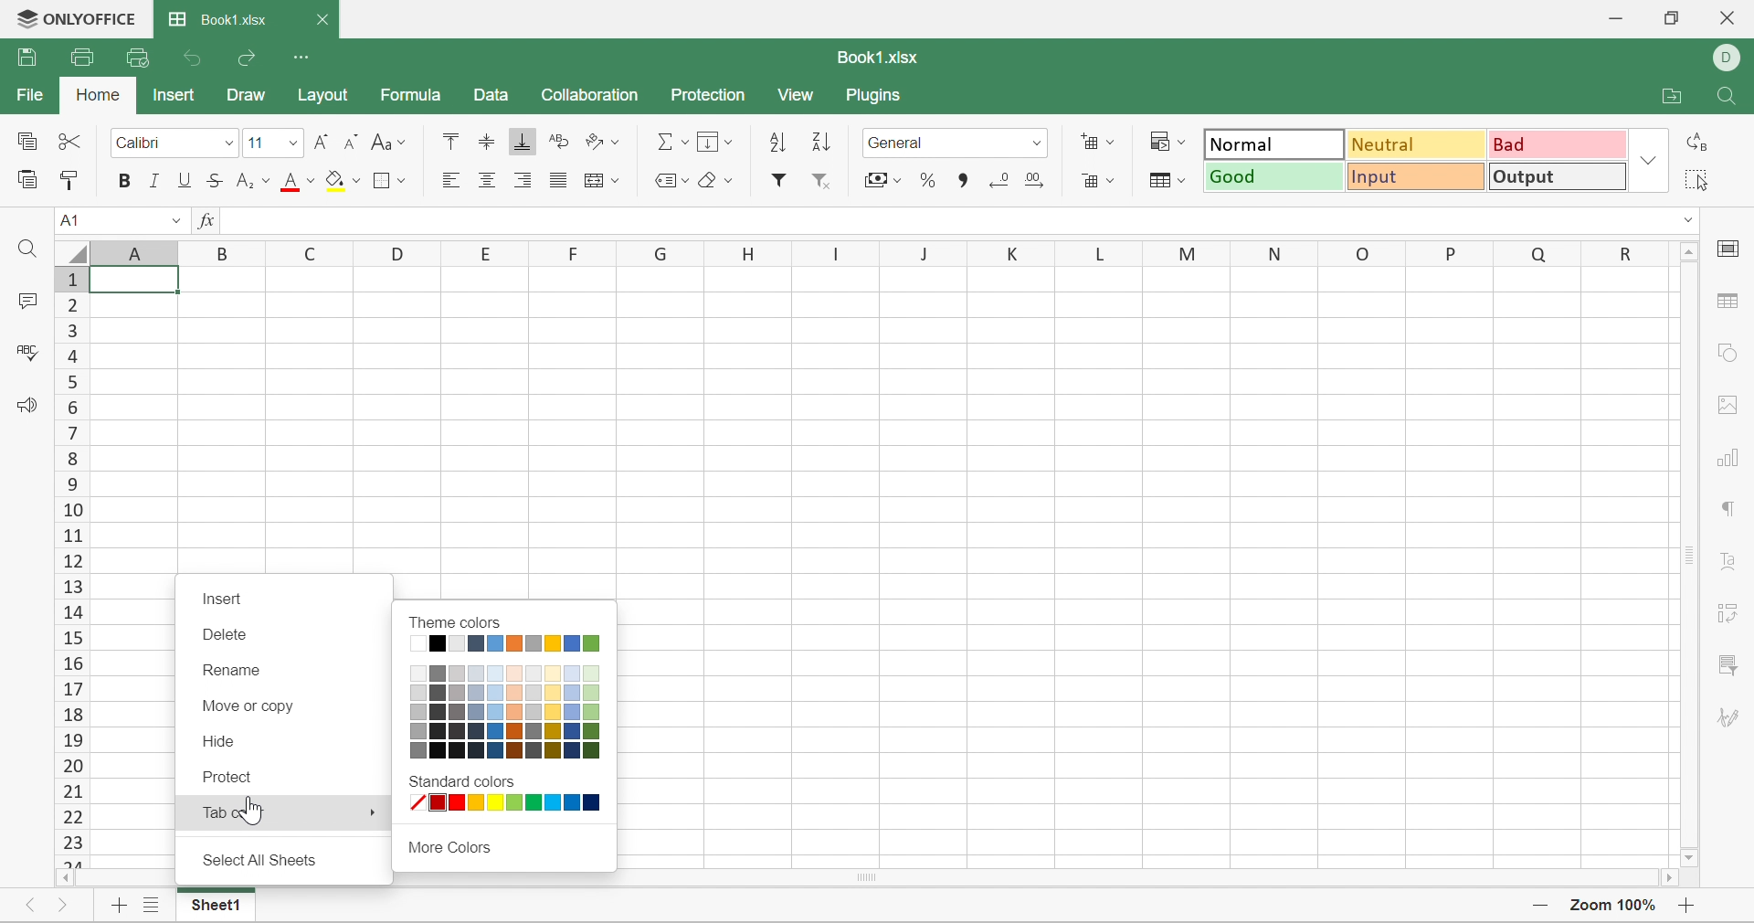 The height and width of the screenshot is (923, 1754). What do you see at coordinates (174, 94) in the screenshot?
I see `Insert` at bounding box center [174, 94].